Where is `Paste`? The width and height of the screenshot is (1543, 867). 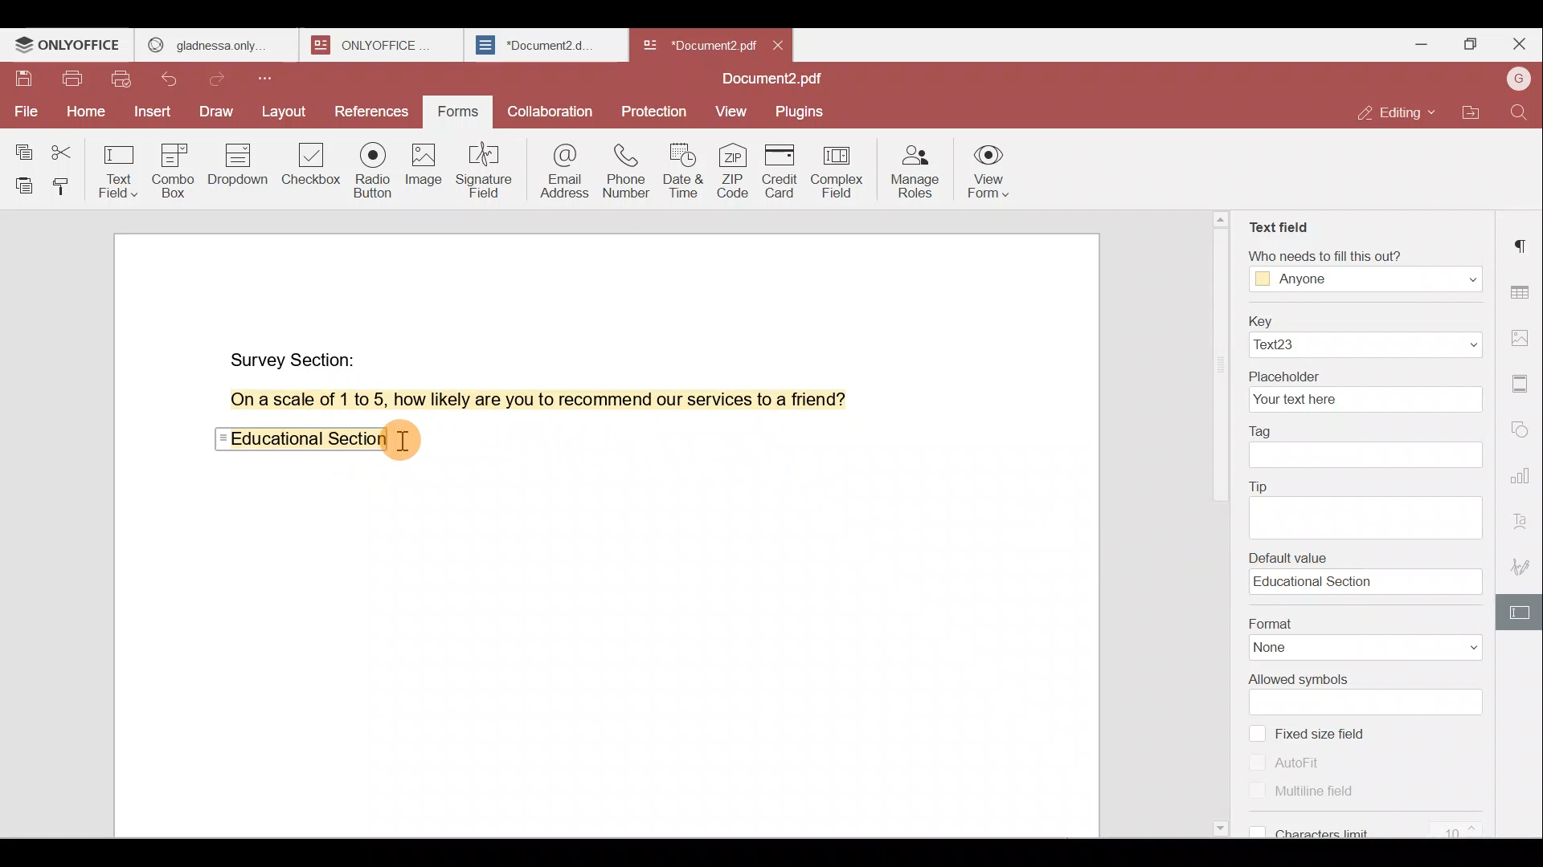 Paste is located at coordinates (19, 185).